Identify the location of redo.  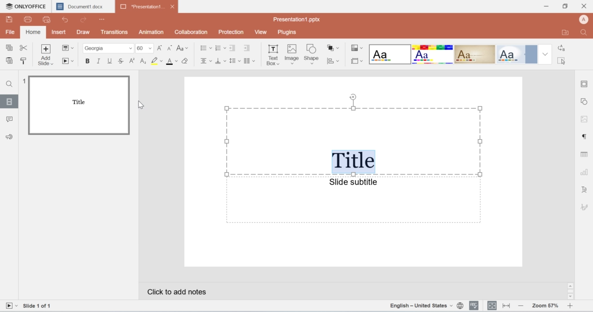
(84, 21).